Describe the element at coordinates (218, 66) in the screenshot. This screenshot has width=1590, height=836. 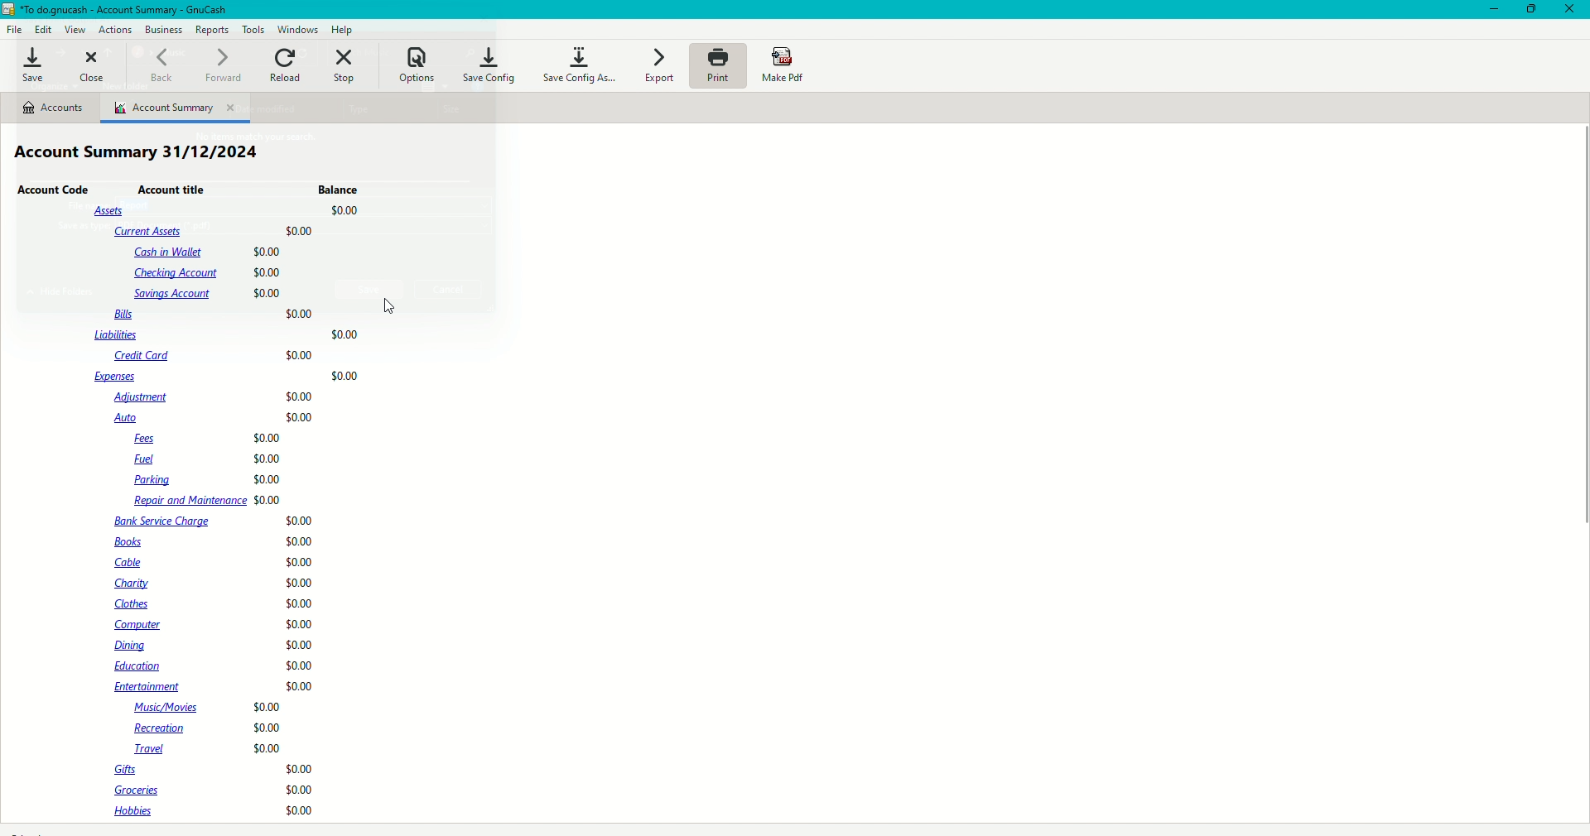
I see `Forward` at that location.